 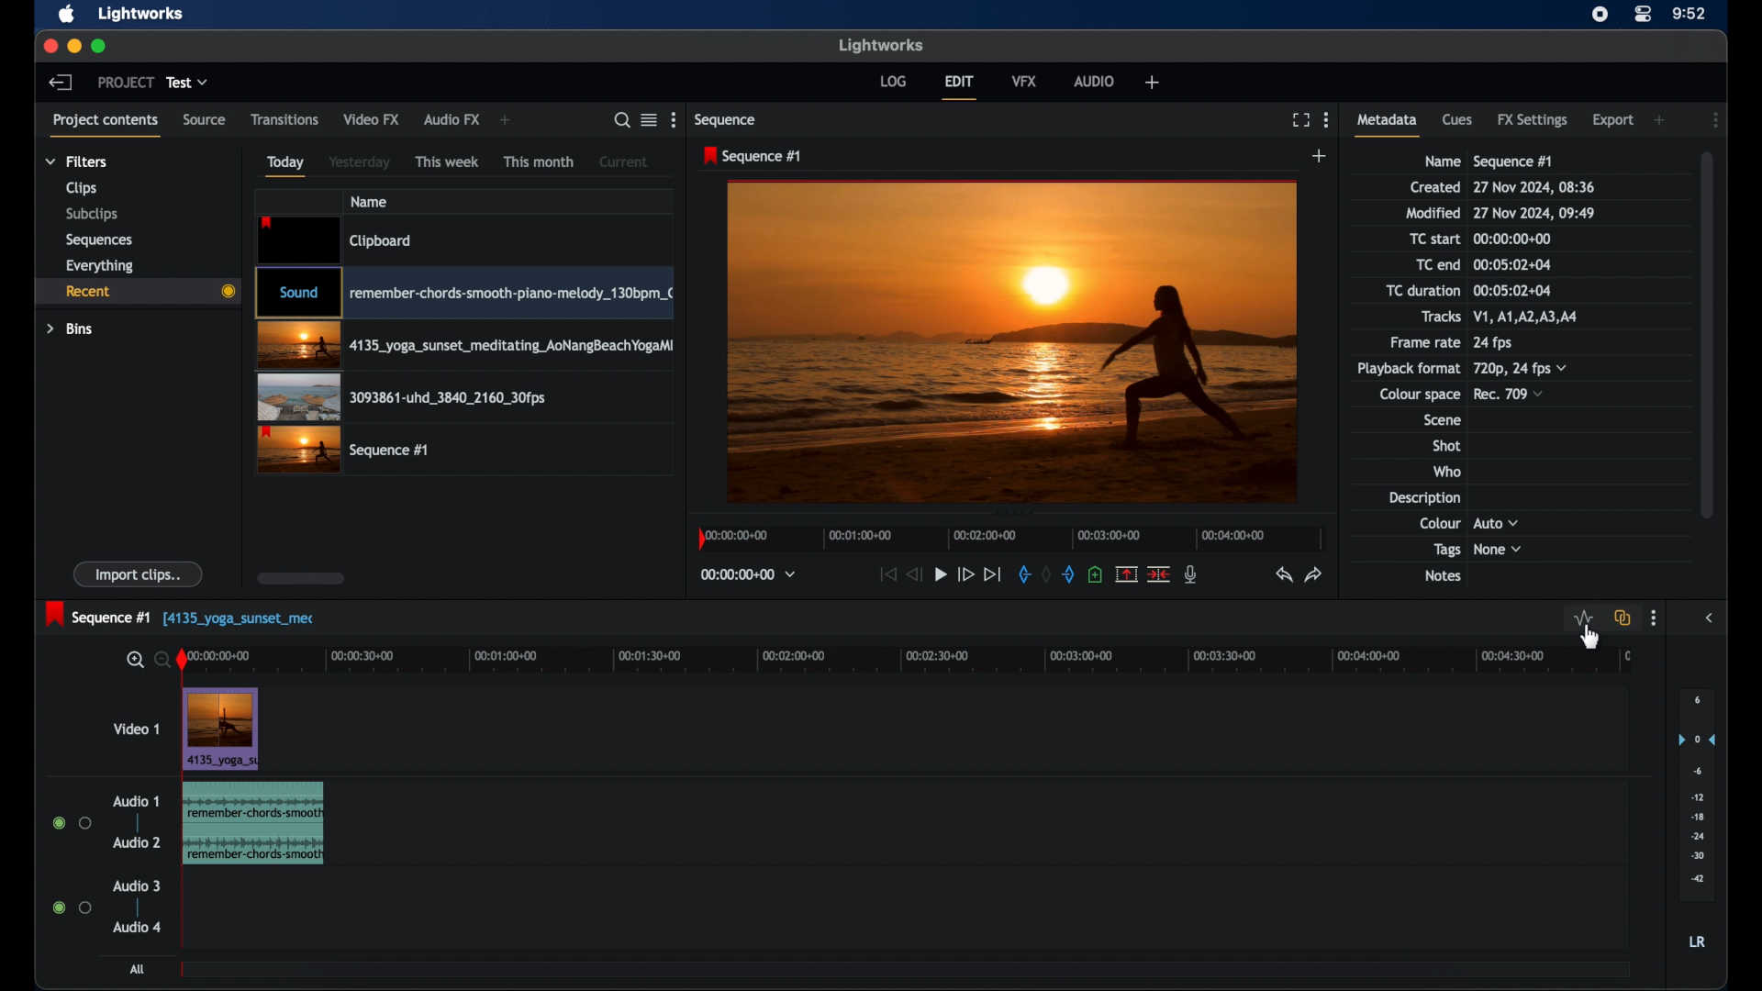 What do you see at coordinates (139, 15) in the screenshot?
I see `lightworks` at bounding box center [139, 15].